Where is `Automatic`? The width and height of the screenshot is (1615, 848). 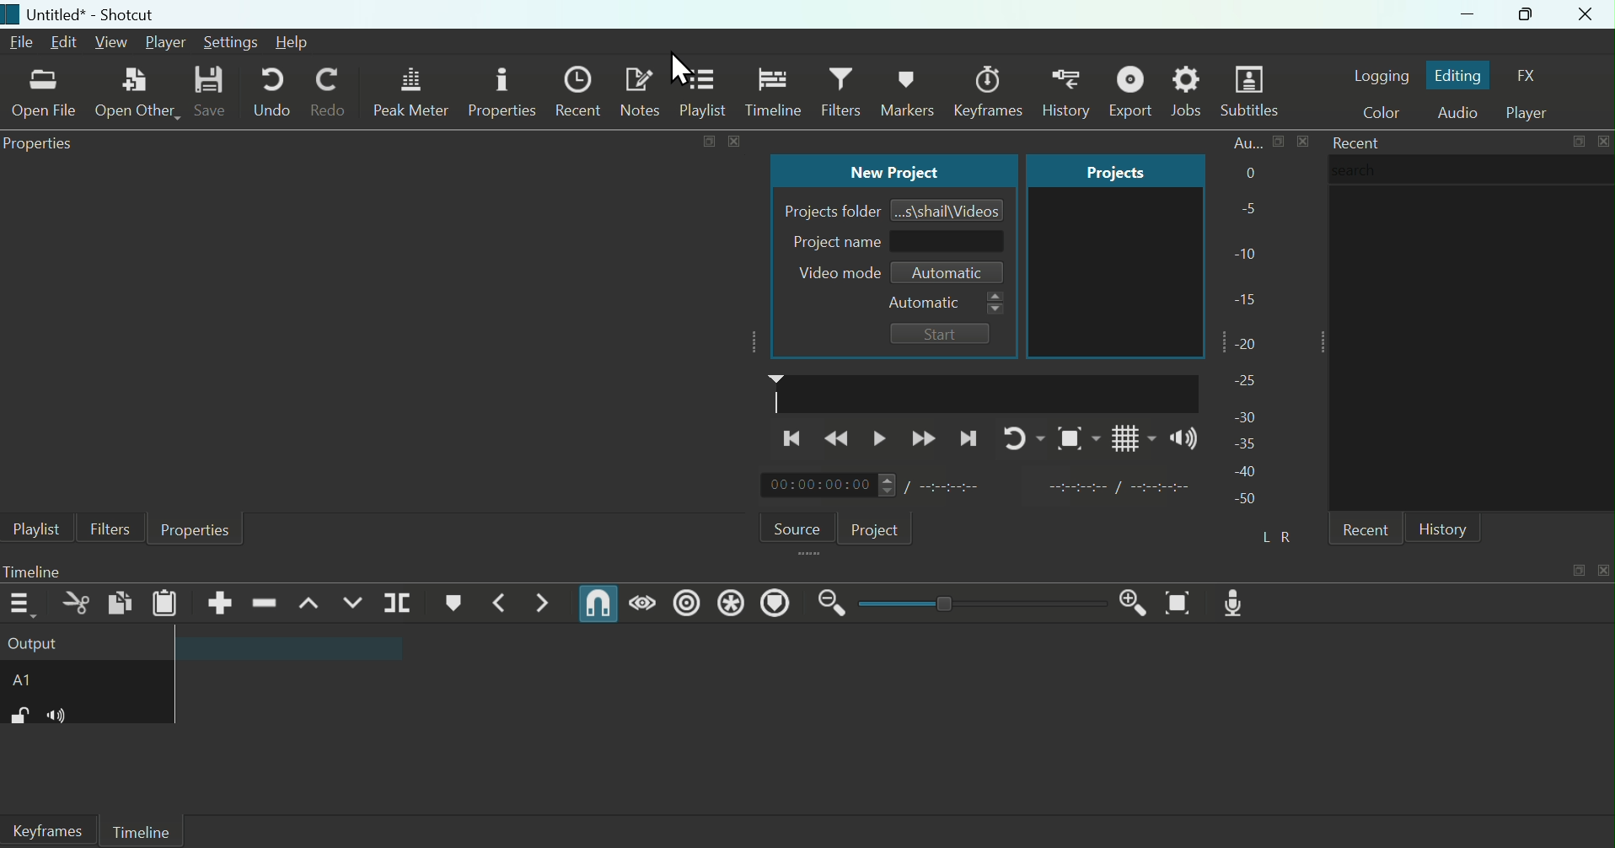
Automatic is located at coordinates (948, 274).